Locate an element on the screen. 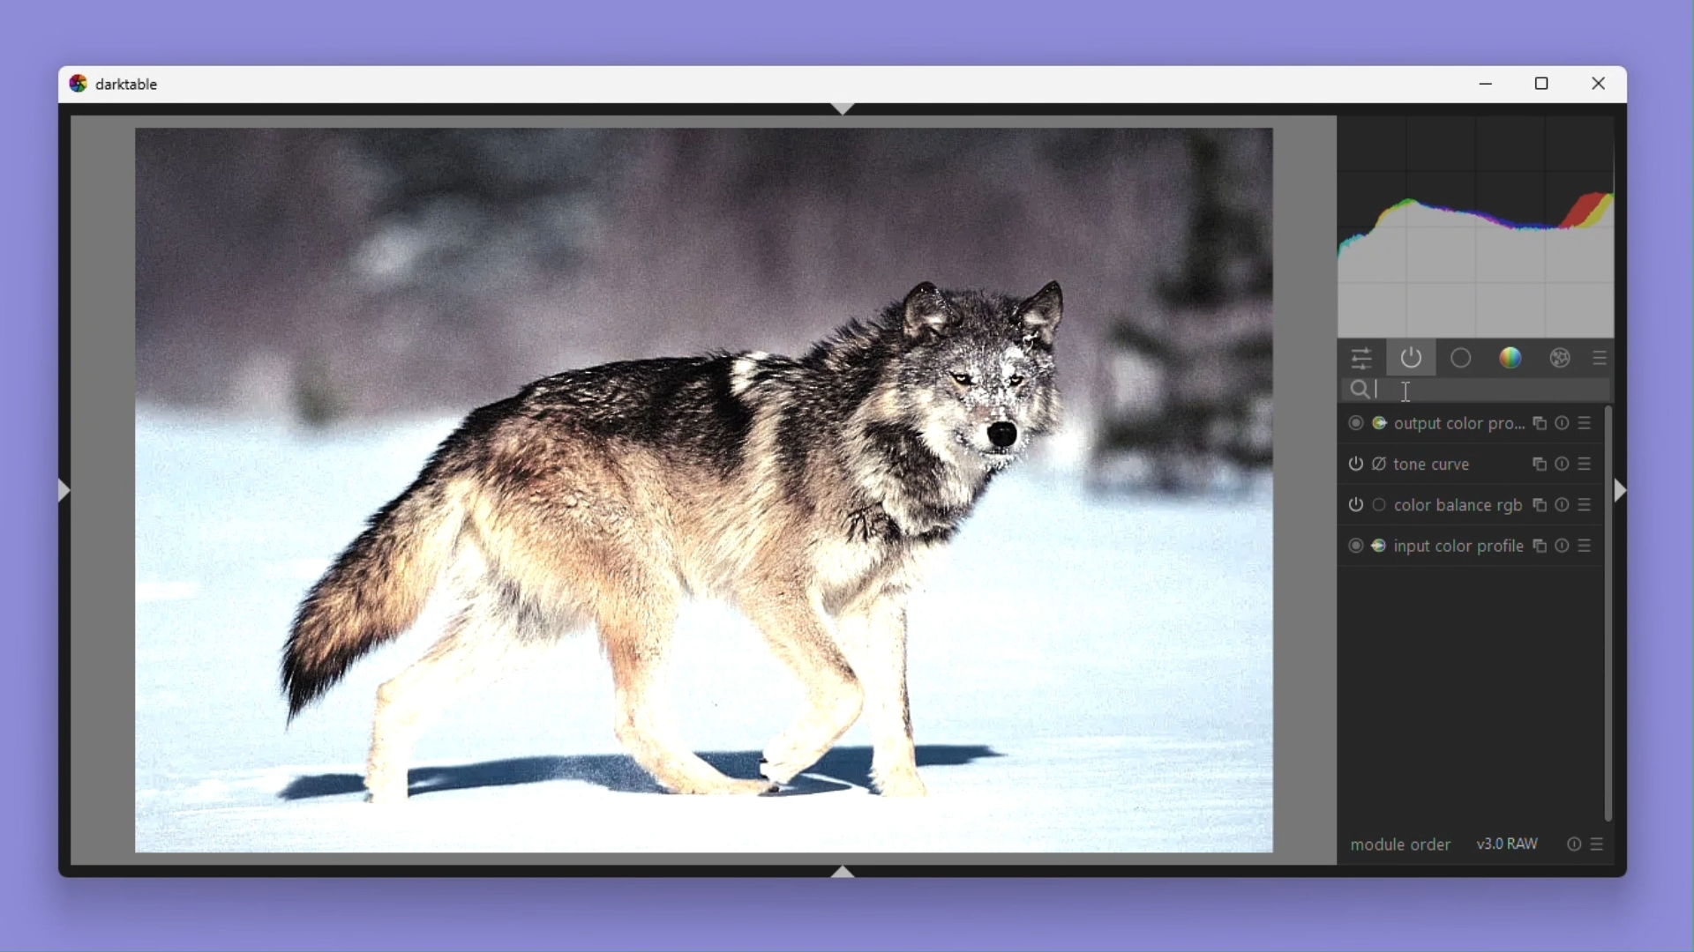  v 3.0 RAW is located at coordinates (1510, 844).